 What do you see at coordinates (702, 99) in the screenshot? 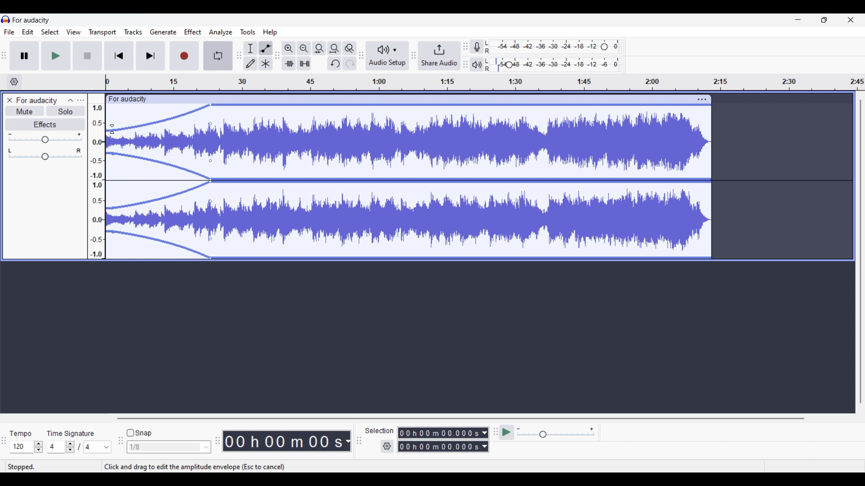
I see `Track settings` at bounding box center [702, 99].